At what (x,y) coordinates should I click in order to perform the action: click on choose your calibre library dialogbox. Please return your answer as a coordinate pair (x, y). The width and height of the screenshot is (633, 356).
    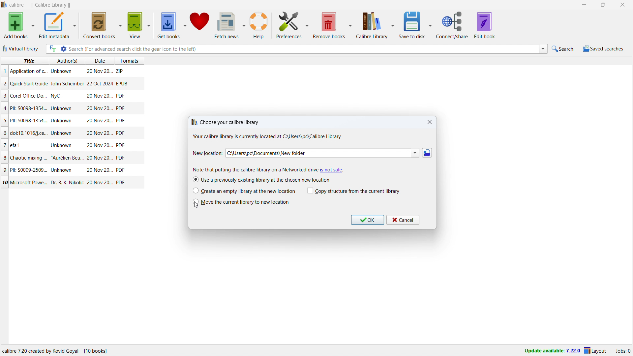
    Looking at the image, I should click on (266, 130).